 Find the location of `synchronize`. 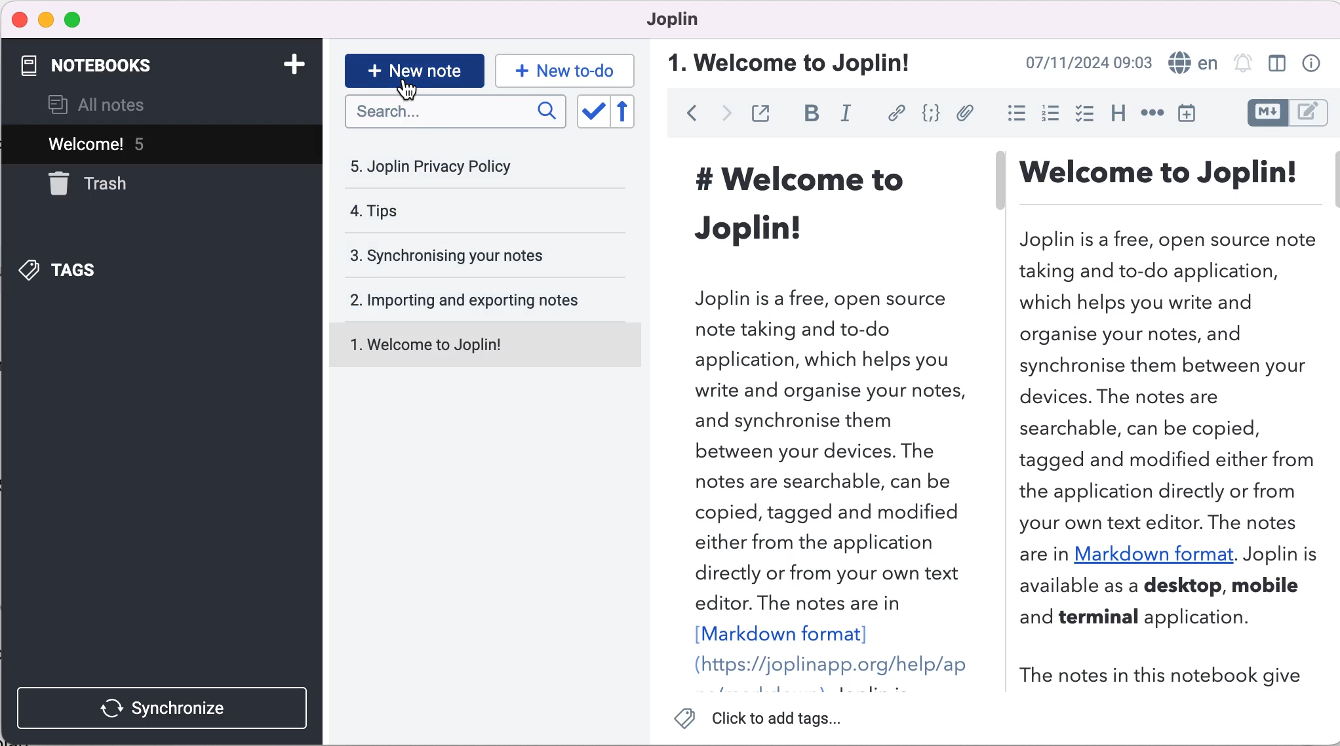

synchronize is located at coordinates (165, 704).